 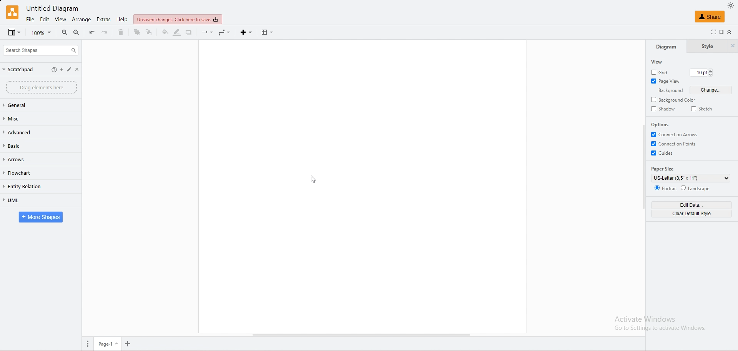 What do you see at coordinates (731, 6) in the screenshot?
I see `dark mode` at bounding box center [731, 6].